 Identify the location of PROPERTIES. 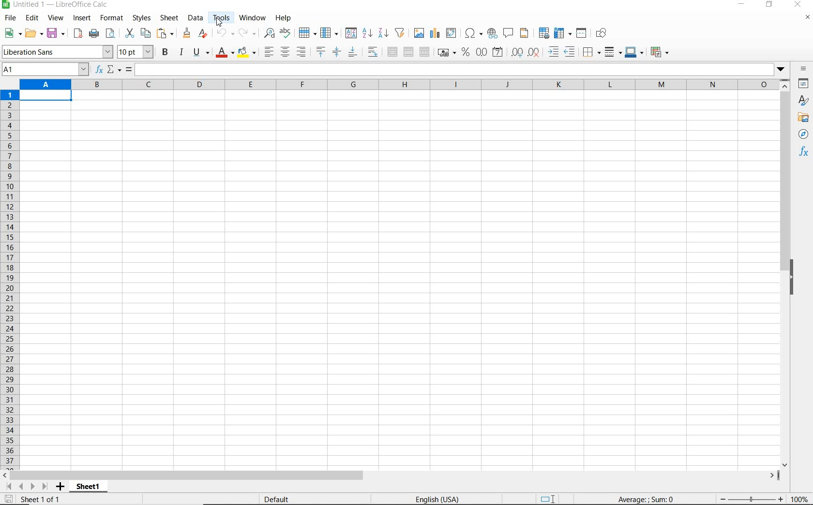
(803, 84).